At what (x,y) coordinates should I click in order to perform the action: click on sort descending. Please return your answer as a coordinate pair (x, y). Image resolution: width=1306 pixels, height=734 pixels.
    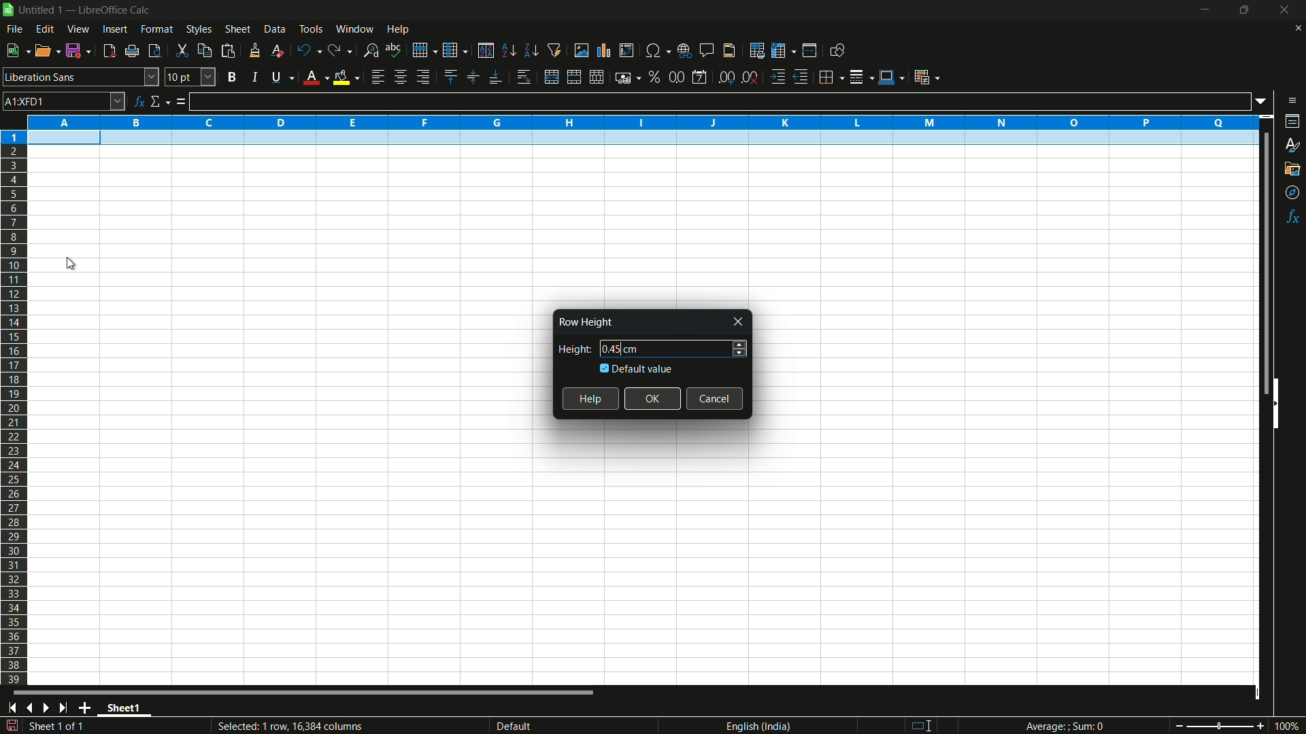
    Looking at the image, I should click on (530, 50).